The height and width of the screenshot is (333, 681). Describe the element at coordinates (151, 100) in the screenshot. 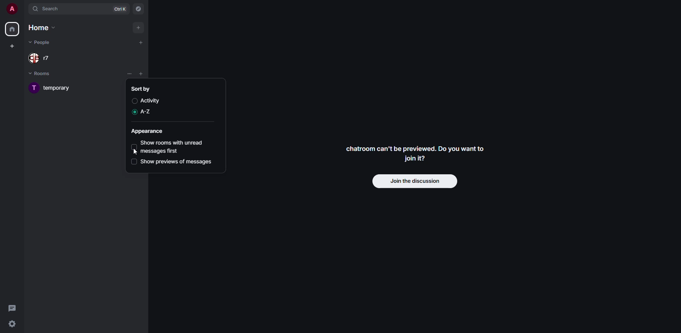

I see `activity` at that location.